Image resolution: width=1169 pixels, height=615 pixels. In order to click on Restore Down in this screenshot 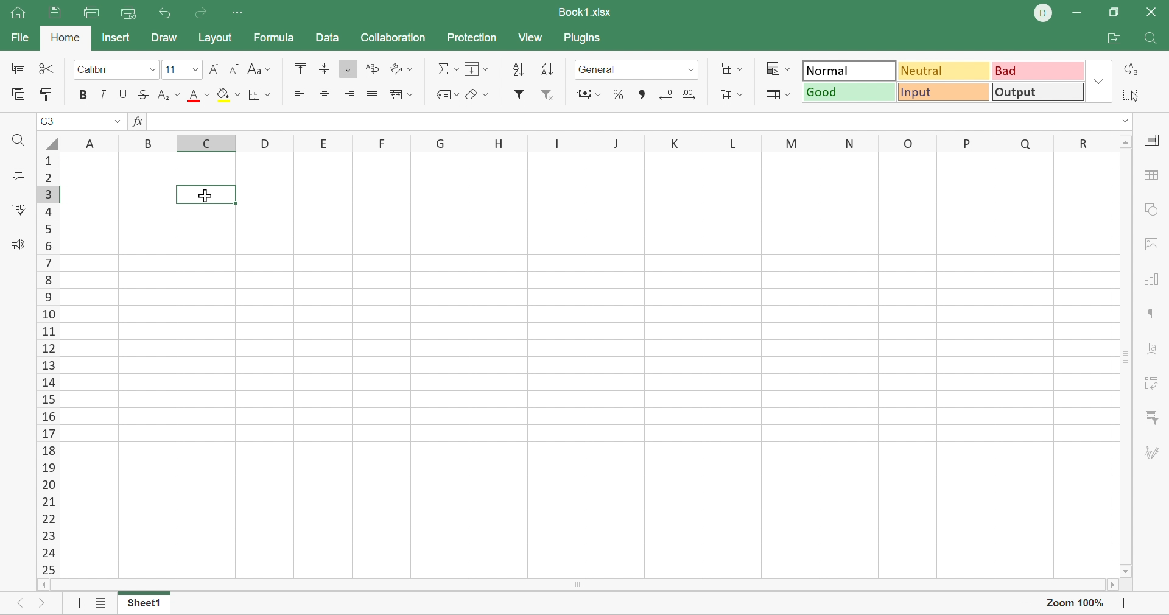, I will do `click(1115, 11)`.